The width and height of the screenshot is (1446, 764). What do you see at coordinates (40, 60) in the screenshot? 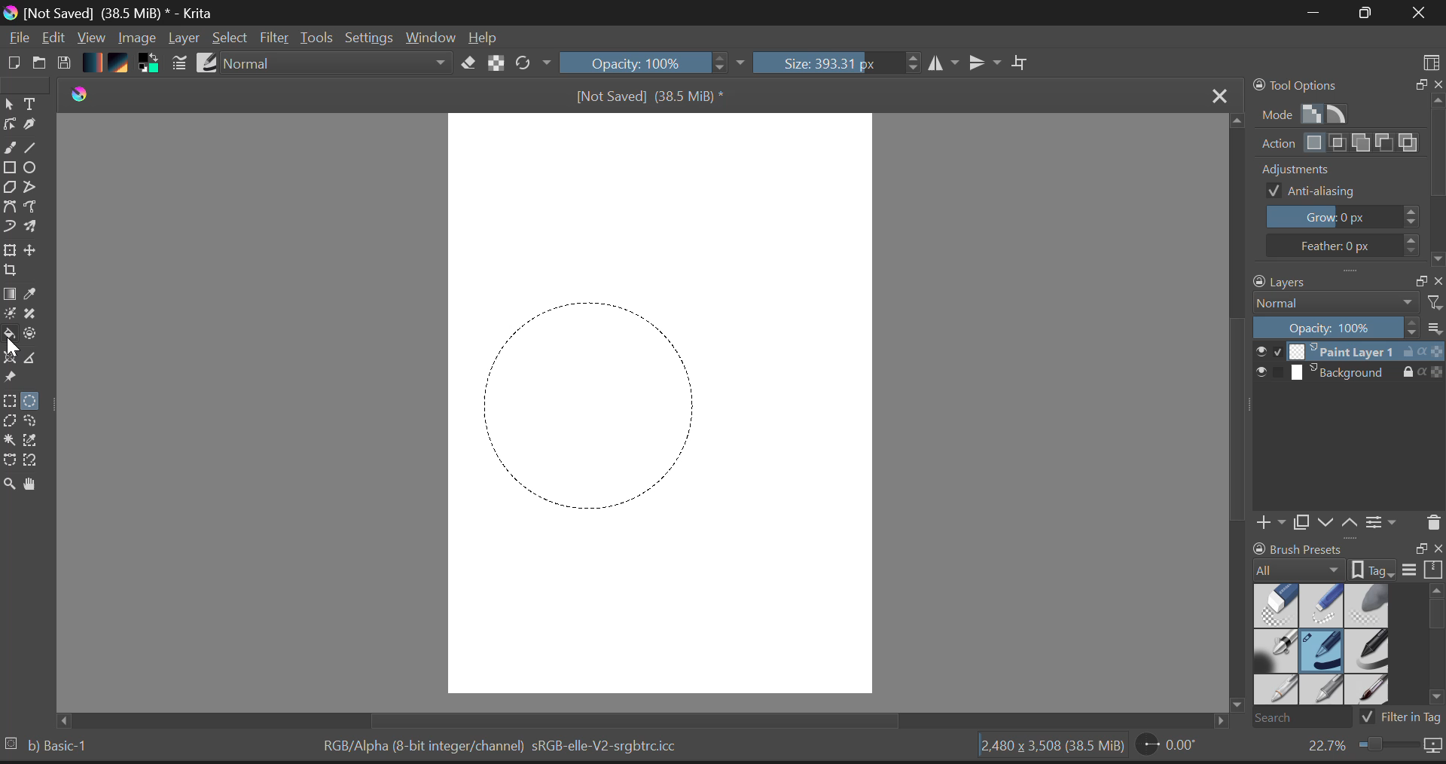
I see `Open` at bounding box center [40, 60].